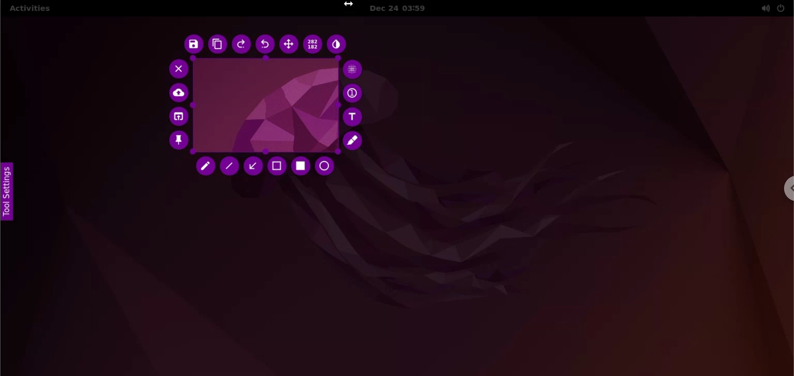  Describe the element at coordinates (193, 44) in the screenshot. I see `save ` at that location.